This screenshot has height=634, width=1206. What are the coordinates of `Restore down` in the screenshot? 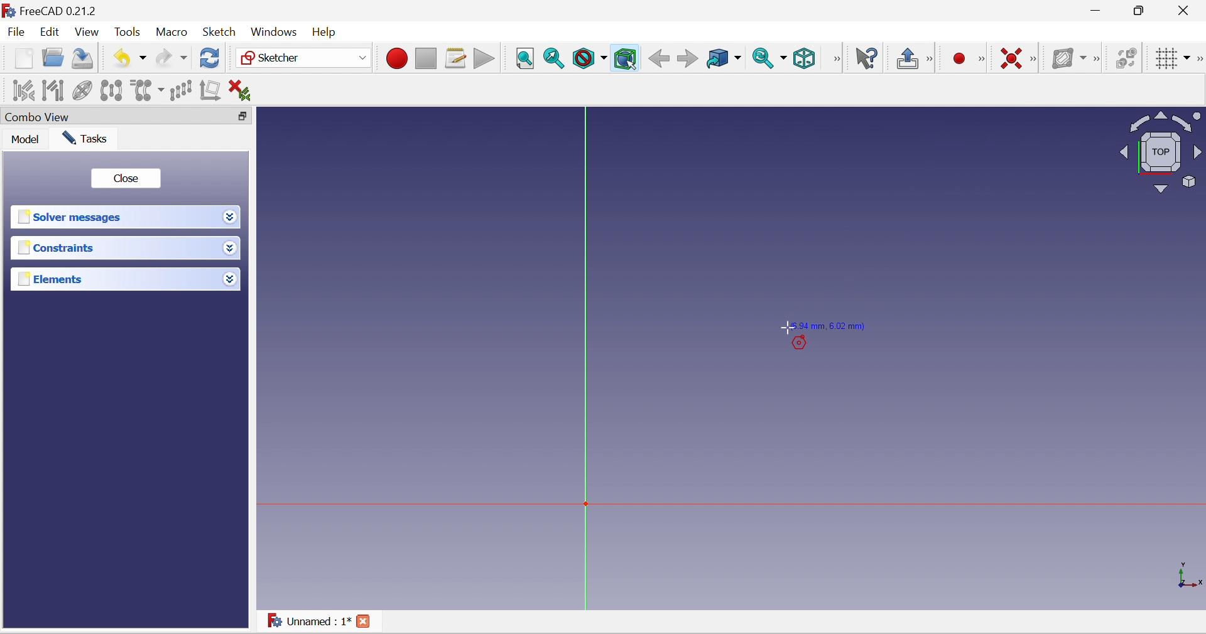 It's located at (244, 118).